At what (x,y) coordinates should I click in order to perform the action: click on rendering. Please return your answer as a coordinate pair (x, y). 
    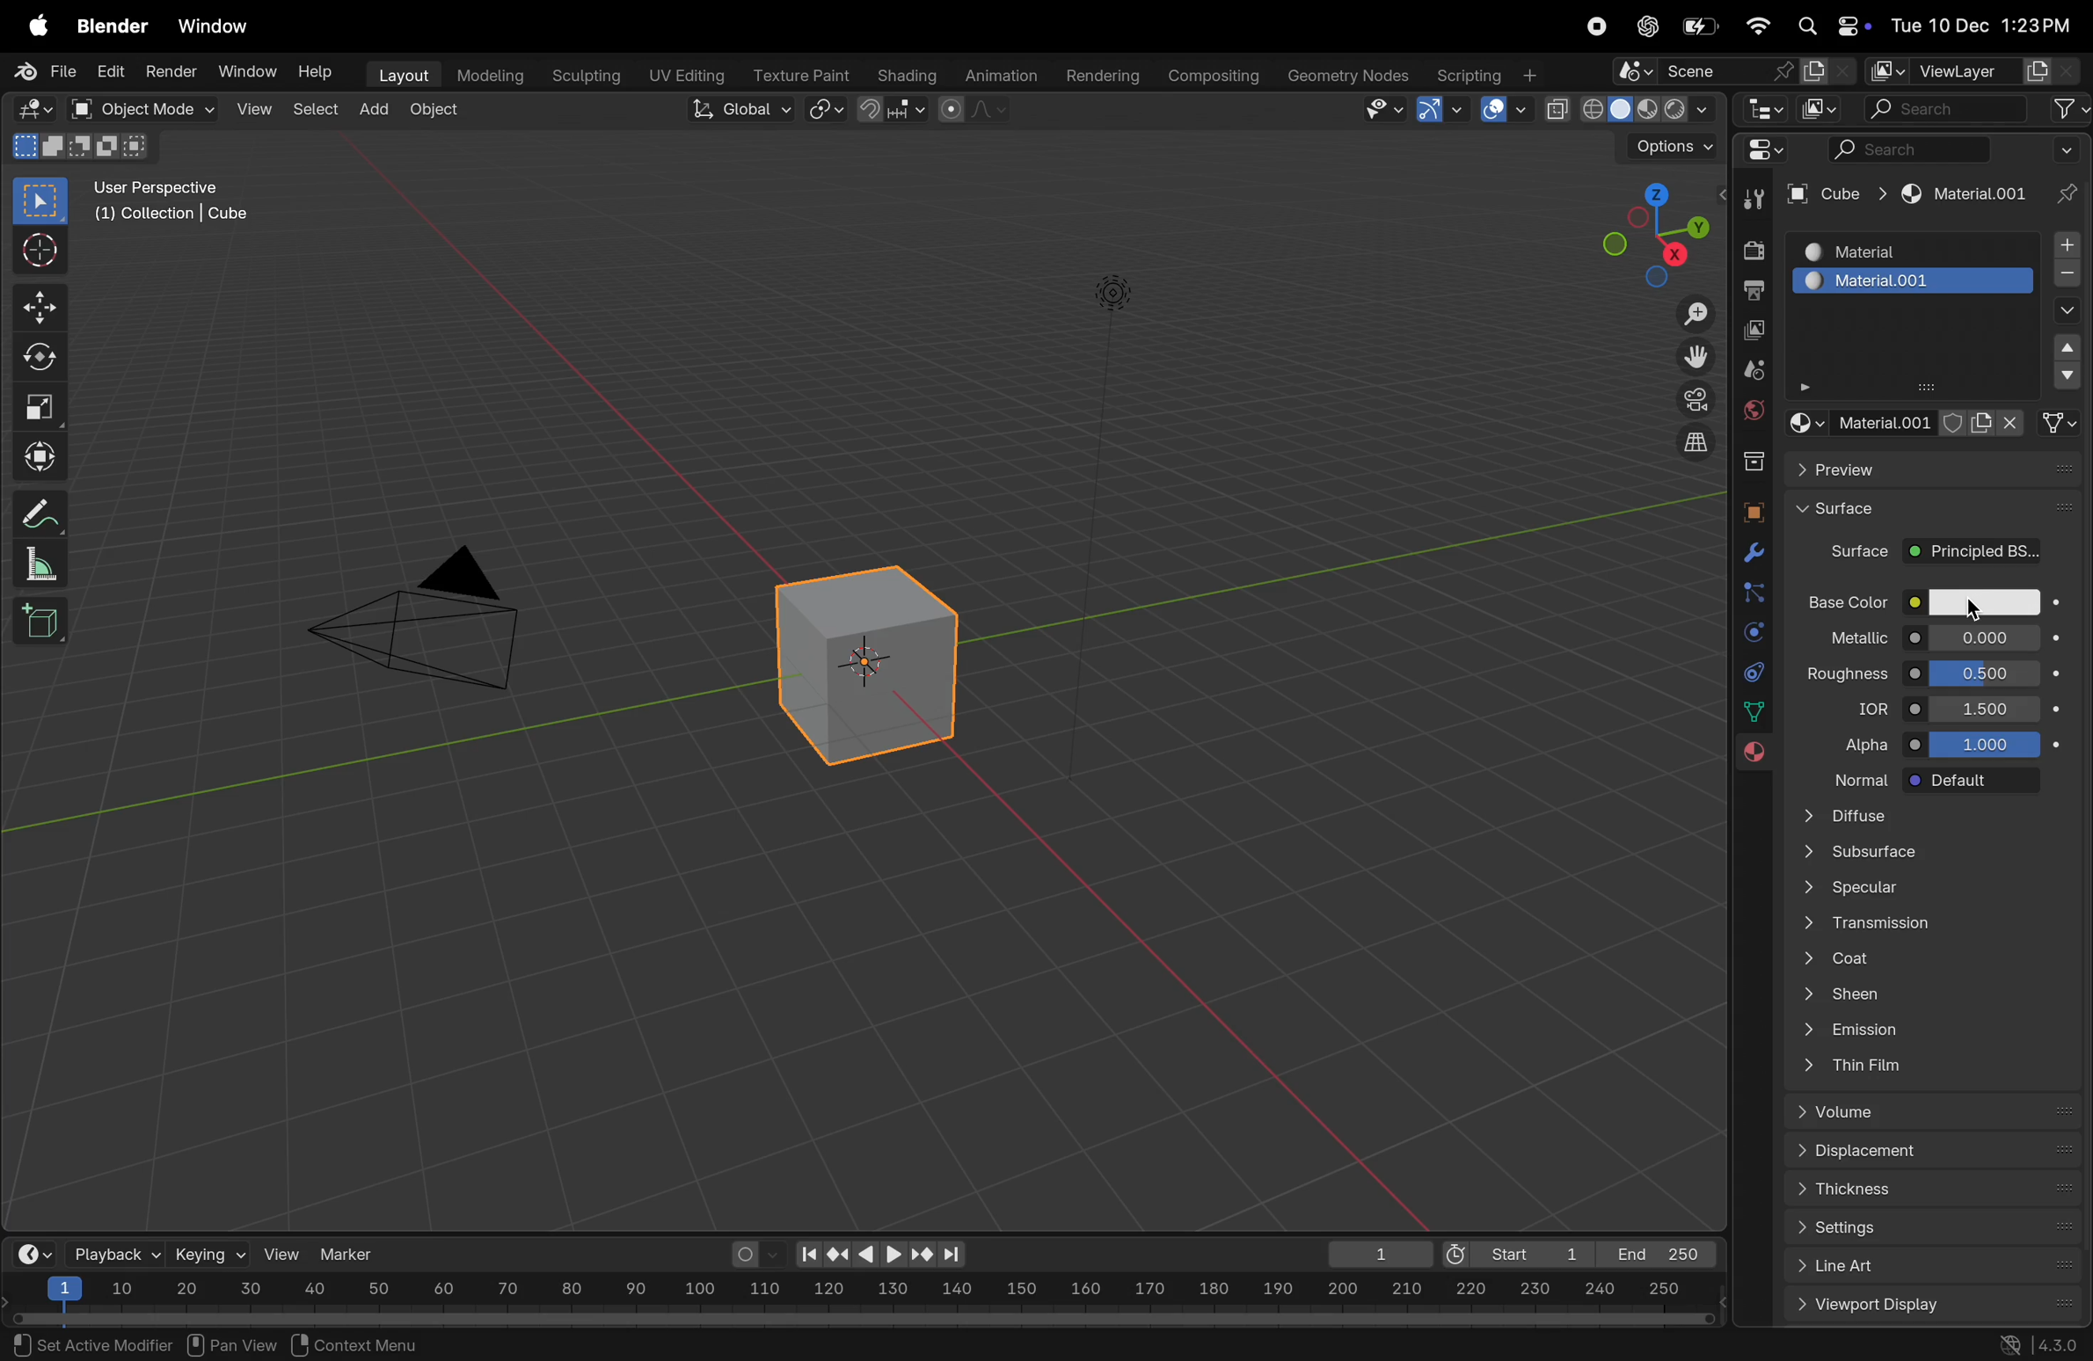
    Looking at the image, I should click on (1097, 74).